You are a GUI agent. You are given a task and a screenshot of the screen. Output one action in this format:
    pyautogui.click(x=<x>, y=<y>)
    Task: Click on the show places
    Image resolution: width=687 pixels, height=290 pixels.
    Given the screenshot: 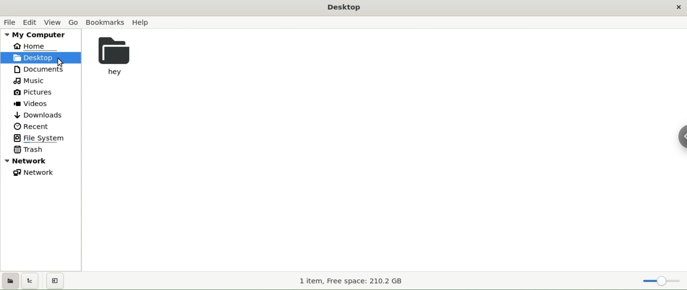 What is the action you would take?
    pyautogui.click(x=11, y=280)
    